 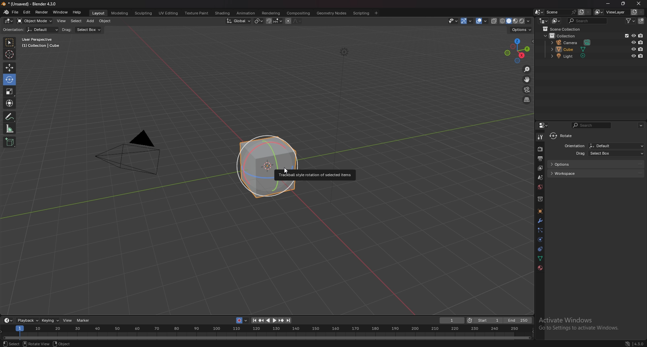 I want to click on rendering, so click(x=270, y=13).